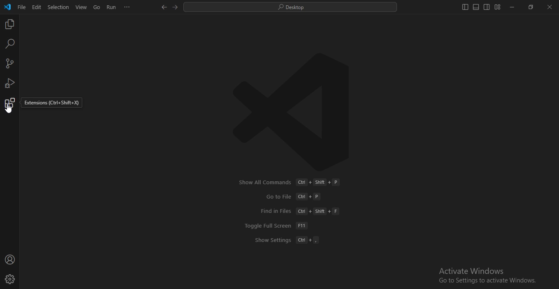  I want to click on search, so click(9, 44).